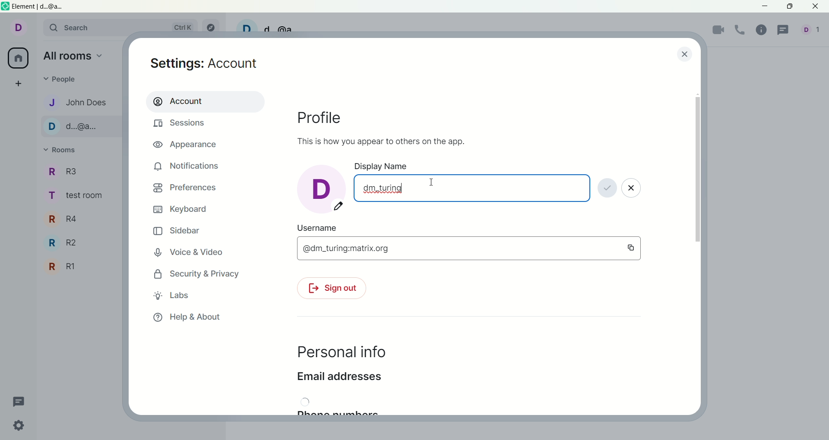 This screenshot has width=829, height=440. Describe the element at coordinates (321, 188) in the screenshot. I see `d` at that location.